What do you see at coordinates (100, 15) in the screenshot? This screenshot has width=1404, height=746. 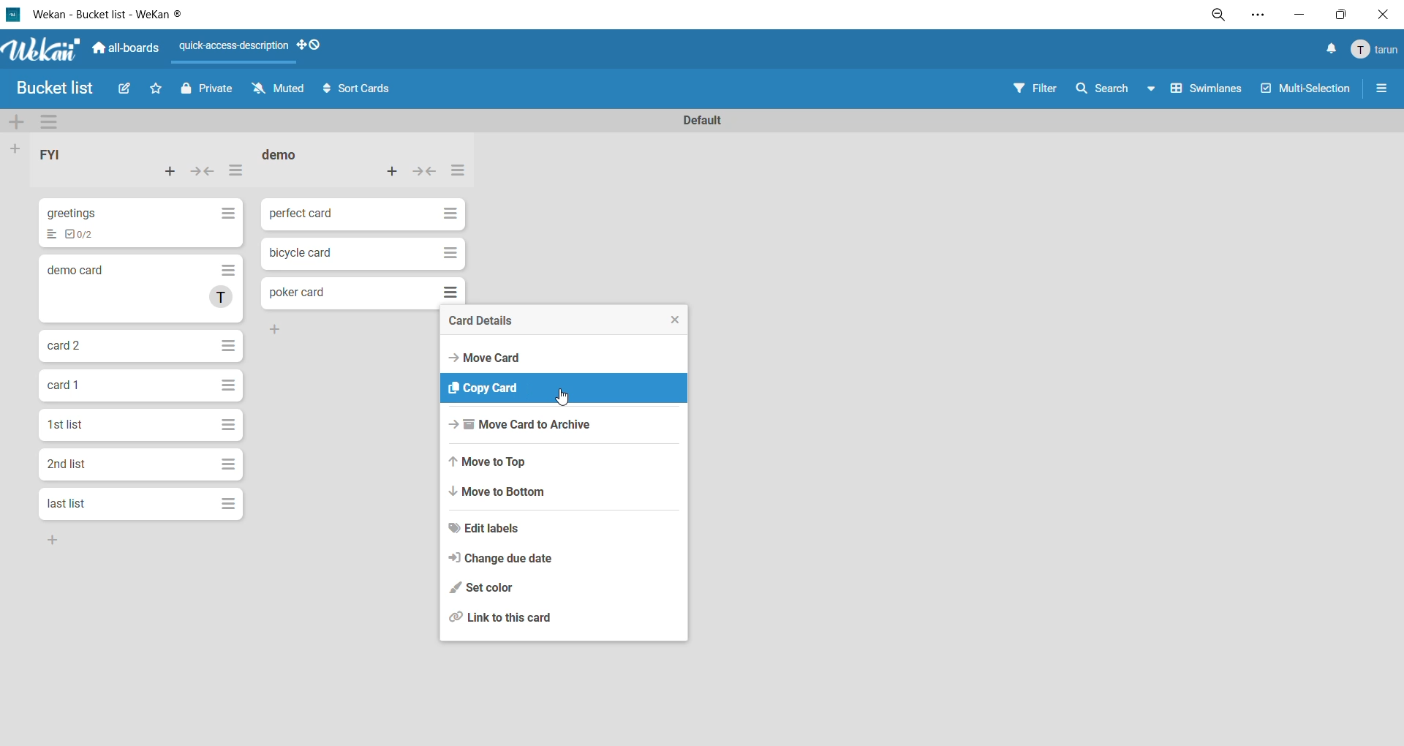 I see `Wekan - Bucket list - WeKan` at bounding box center [100, 15].